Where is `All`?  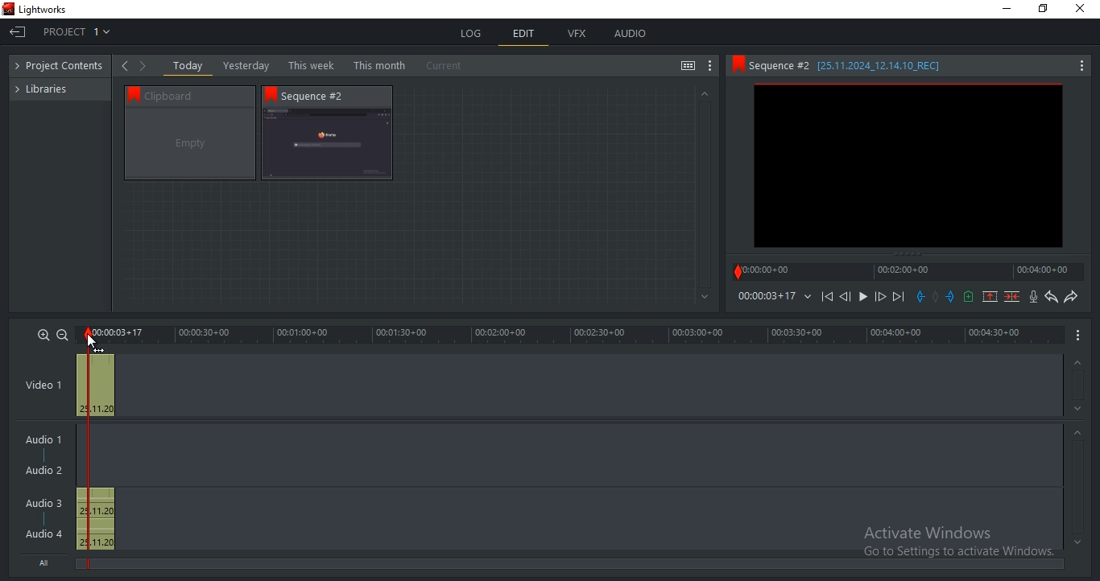
All is located at coordinates (48, 561).